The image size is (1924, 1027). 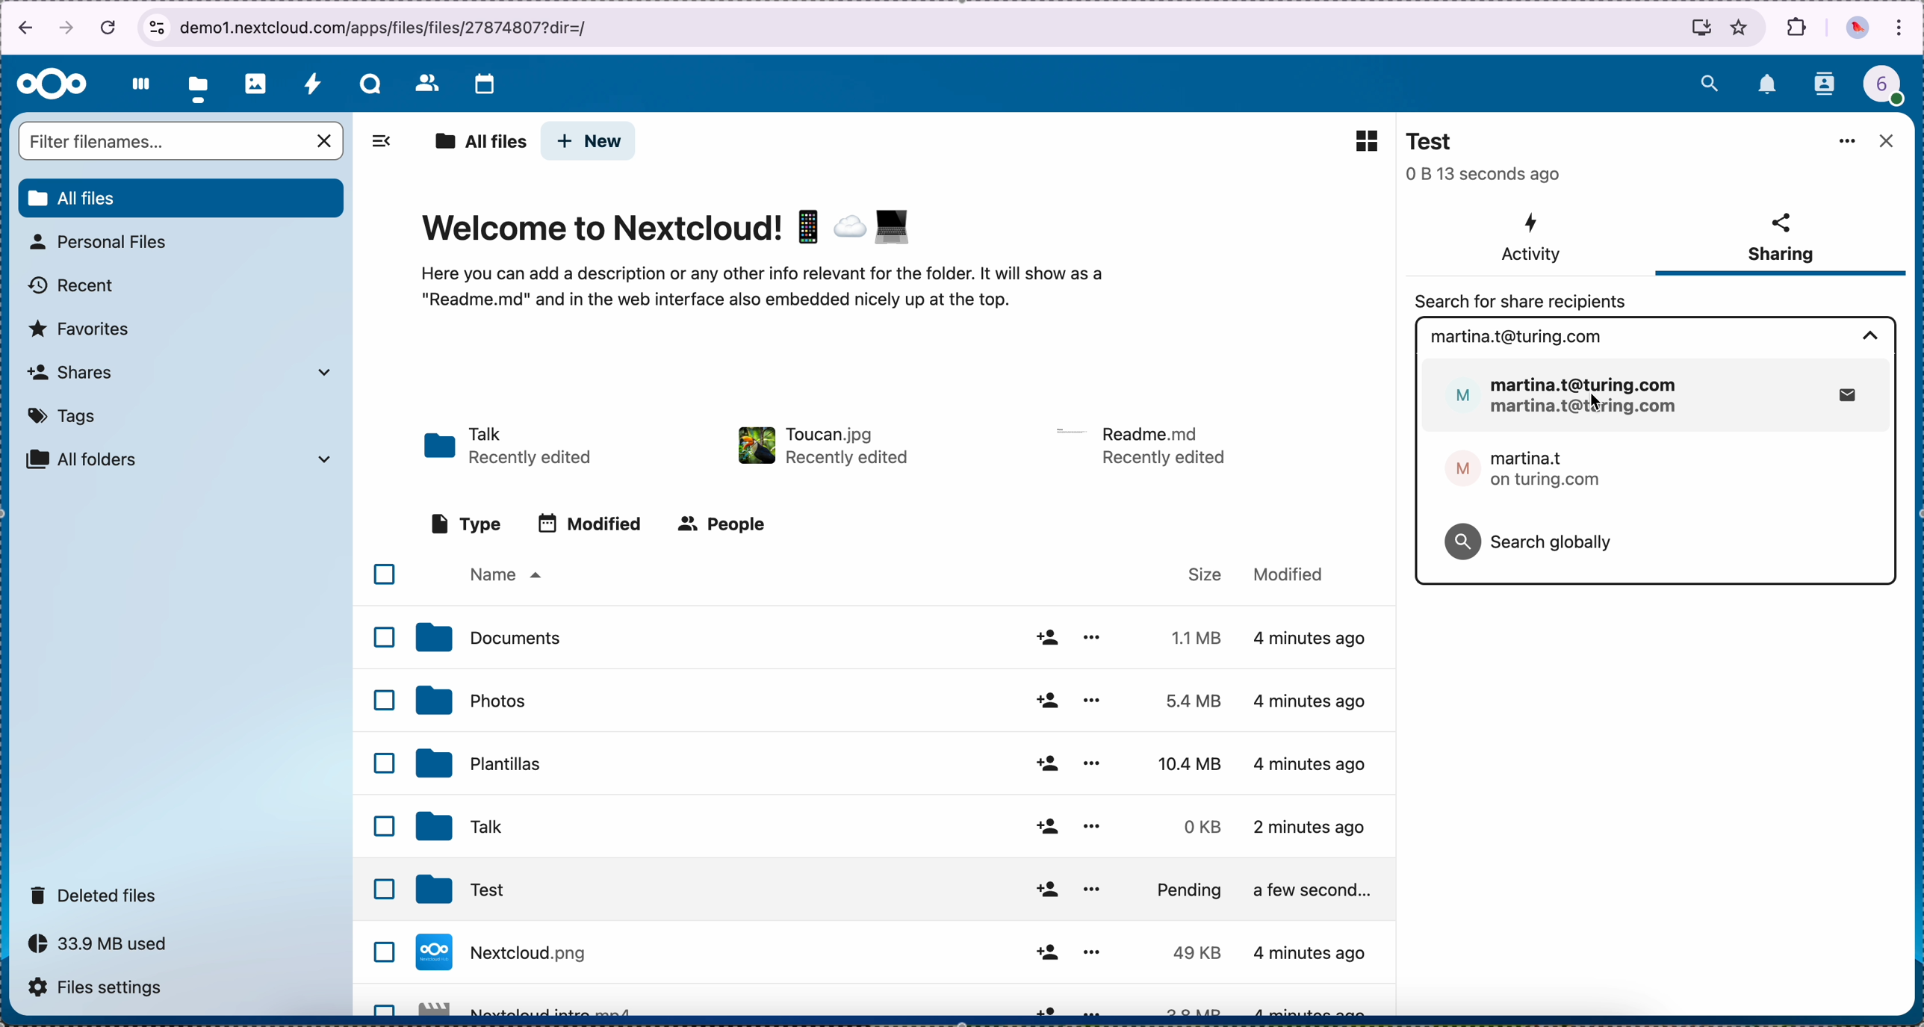 What do you see at coordinates (63, 416) in the screenshot?
I see `tags` at bounding box center [63, 416].